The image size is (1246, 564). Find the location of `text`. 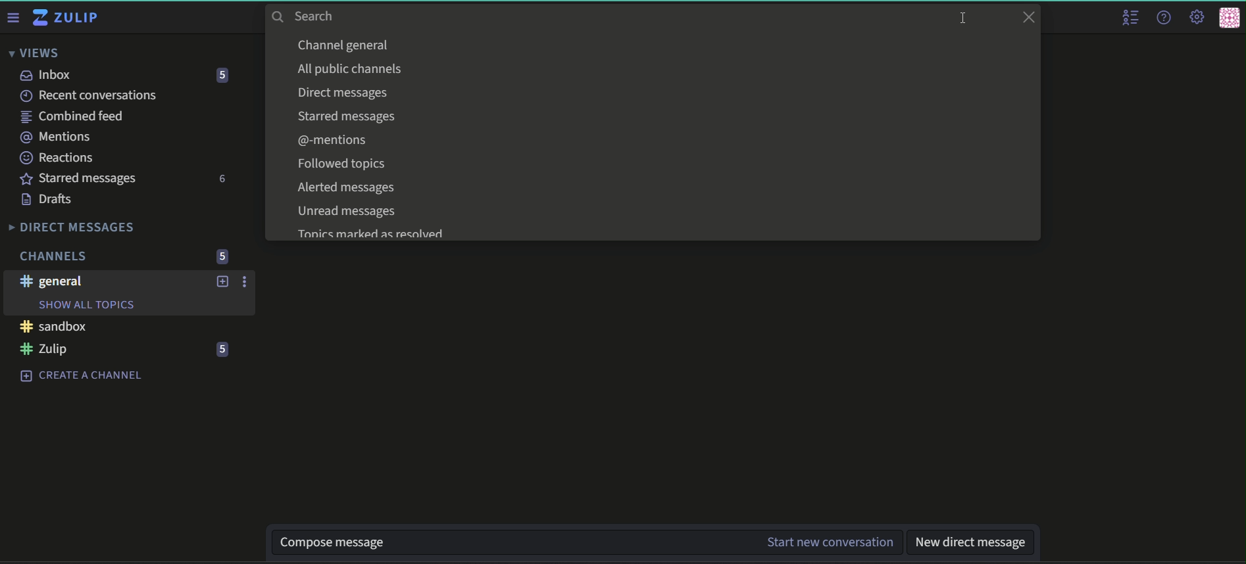

text is located at coordinates (346, 116).